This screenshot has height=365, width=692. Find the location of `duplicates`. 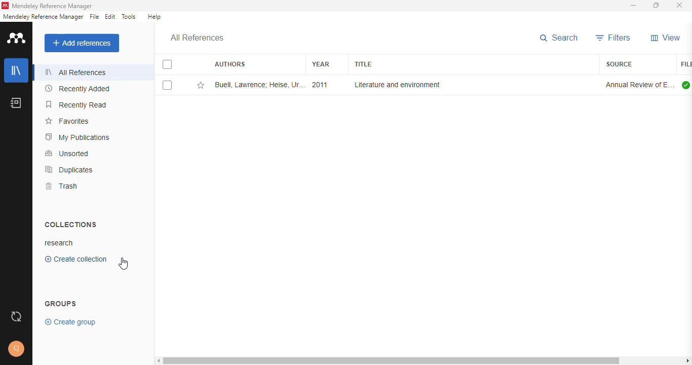

duplicates is located at coordinates (69, 170).